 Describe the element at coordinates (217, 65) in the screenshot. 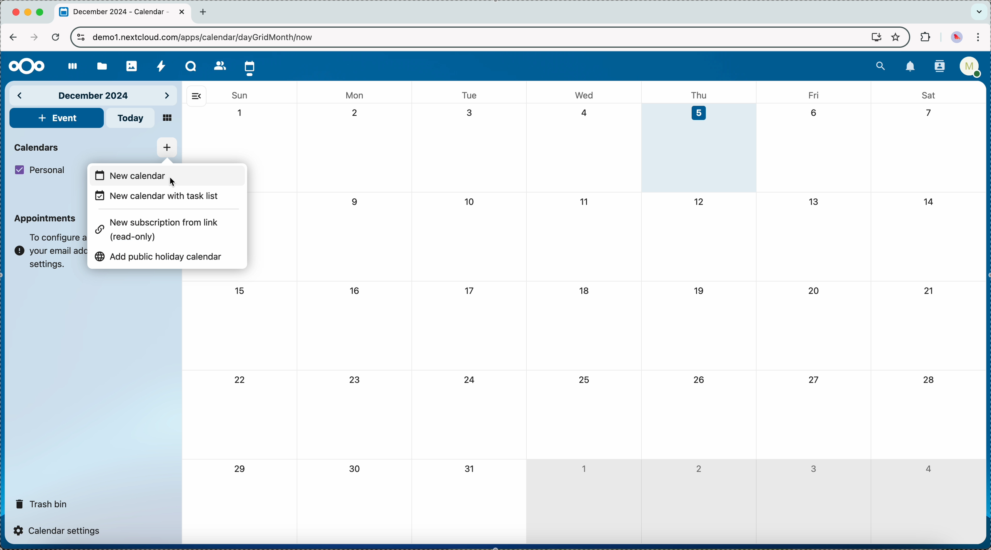

I see `contacts` at that location.